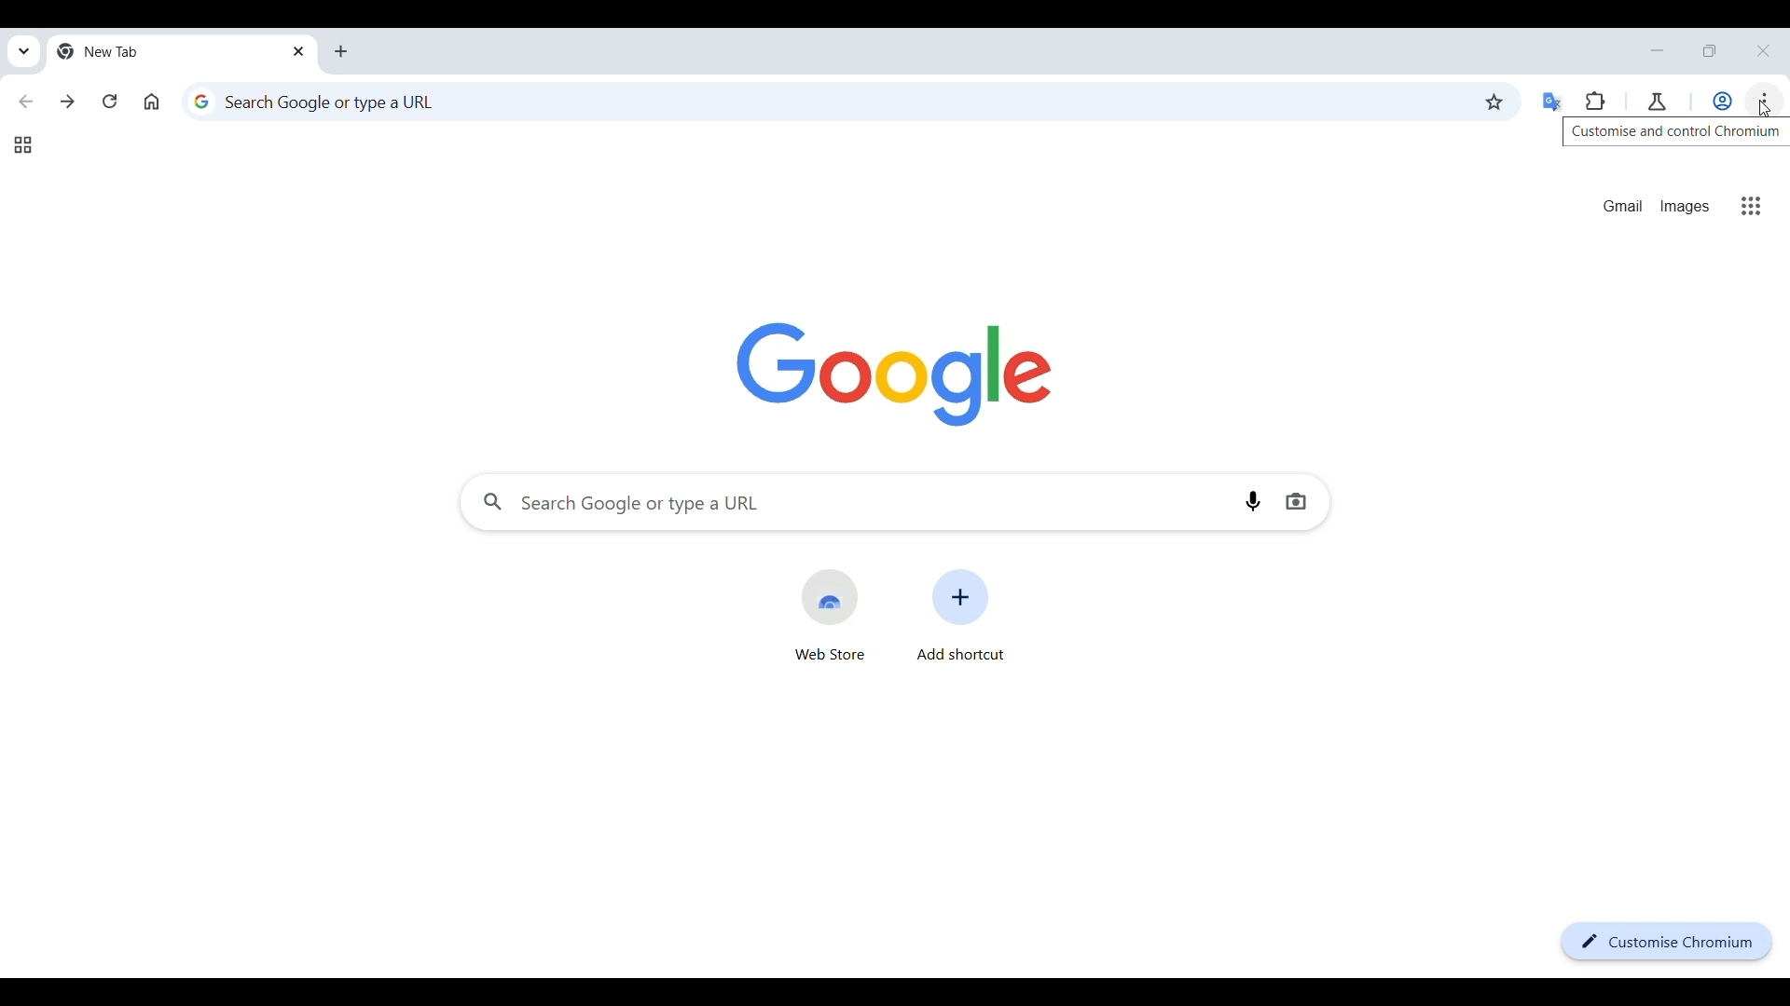  I want to click on Close tab, so click(301, 50).